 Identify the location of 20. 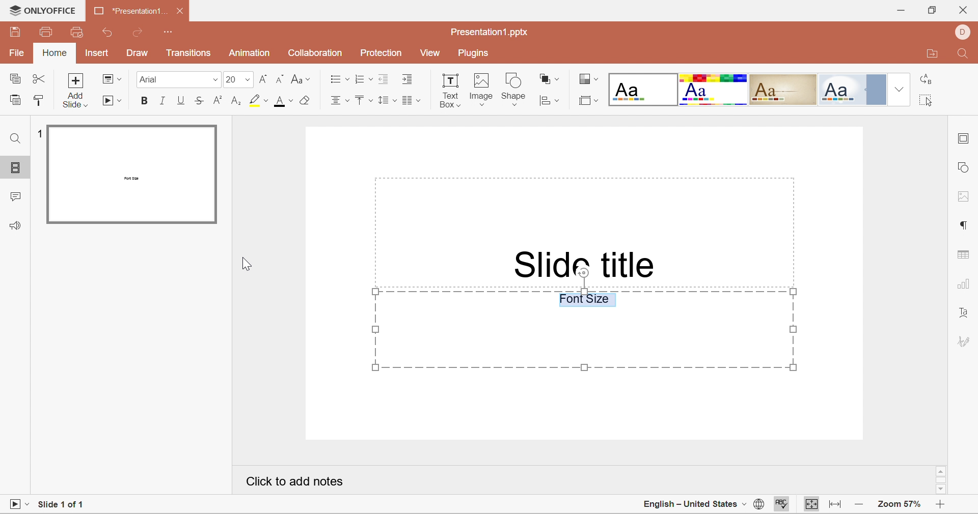
(232, 81).